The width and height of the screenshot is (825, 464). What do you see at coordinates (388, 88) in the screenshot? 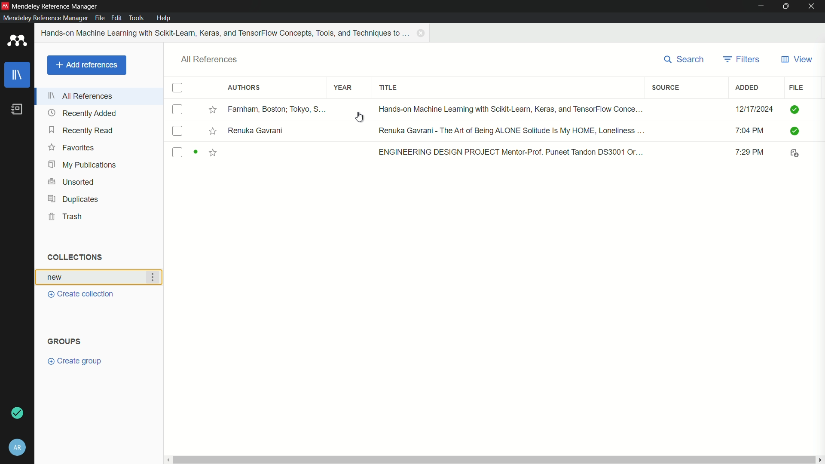
I see `title` at bounding box center [388, 88].